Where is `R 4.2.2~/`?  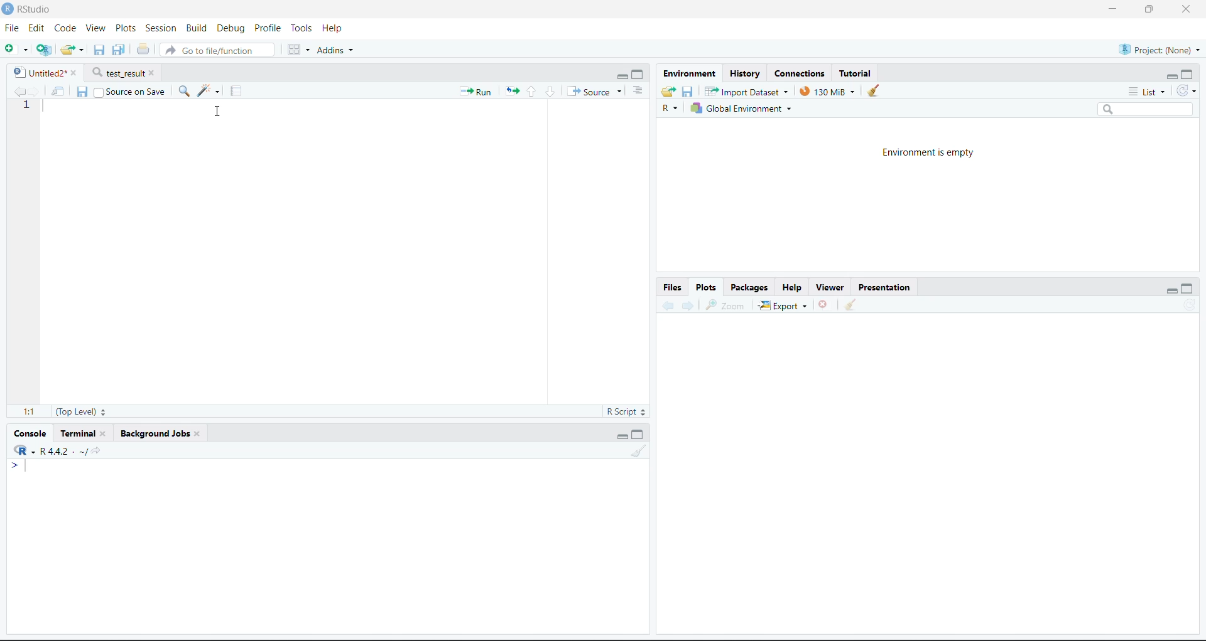
R 4.2.2~/ is located at coordinates (62, 450).